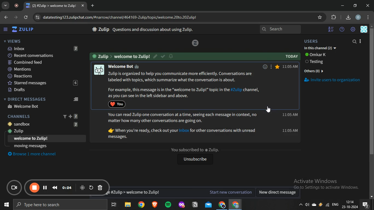  What do you see at coordinates (15, 188) in the screenshot?
I see `icon` at bounding box center [15, 188].